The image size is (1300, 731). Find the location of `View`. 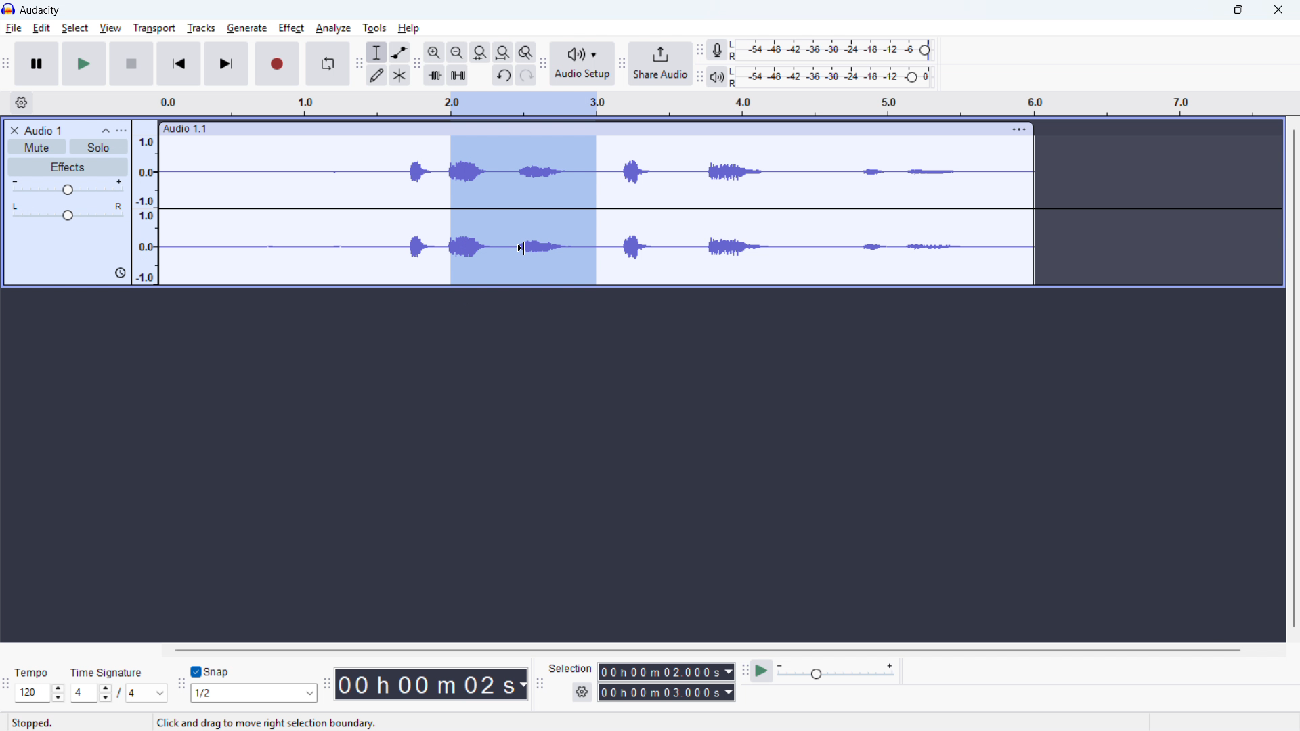

View is located at coordinates (110, 28).